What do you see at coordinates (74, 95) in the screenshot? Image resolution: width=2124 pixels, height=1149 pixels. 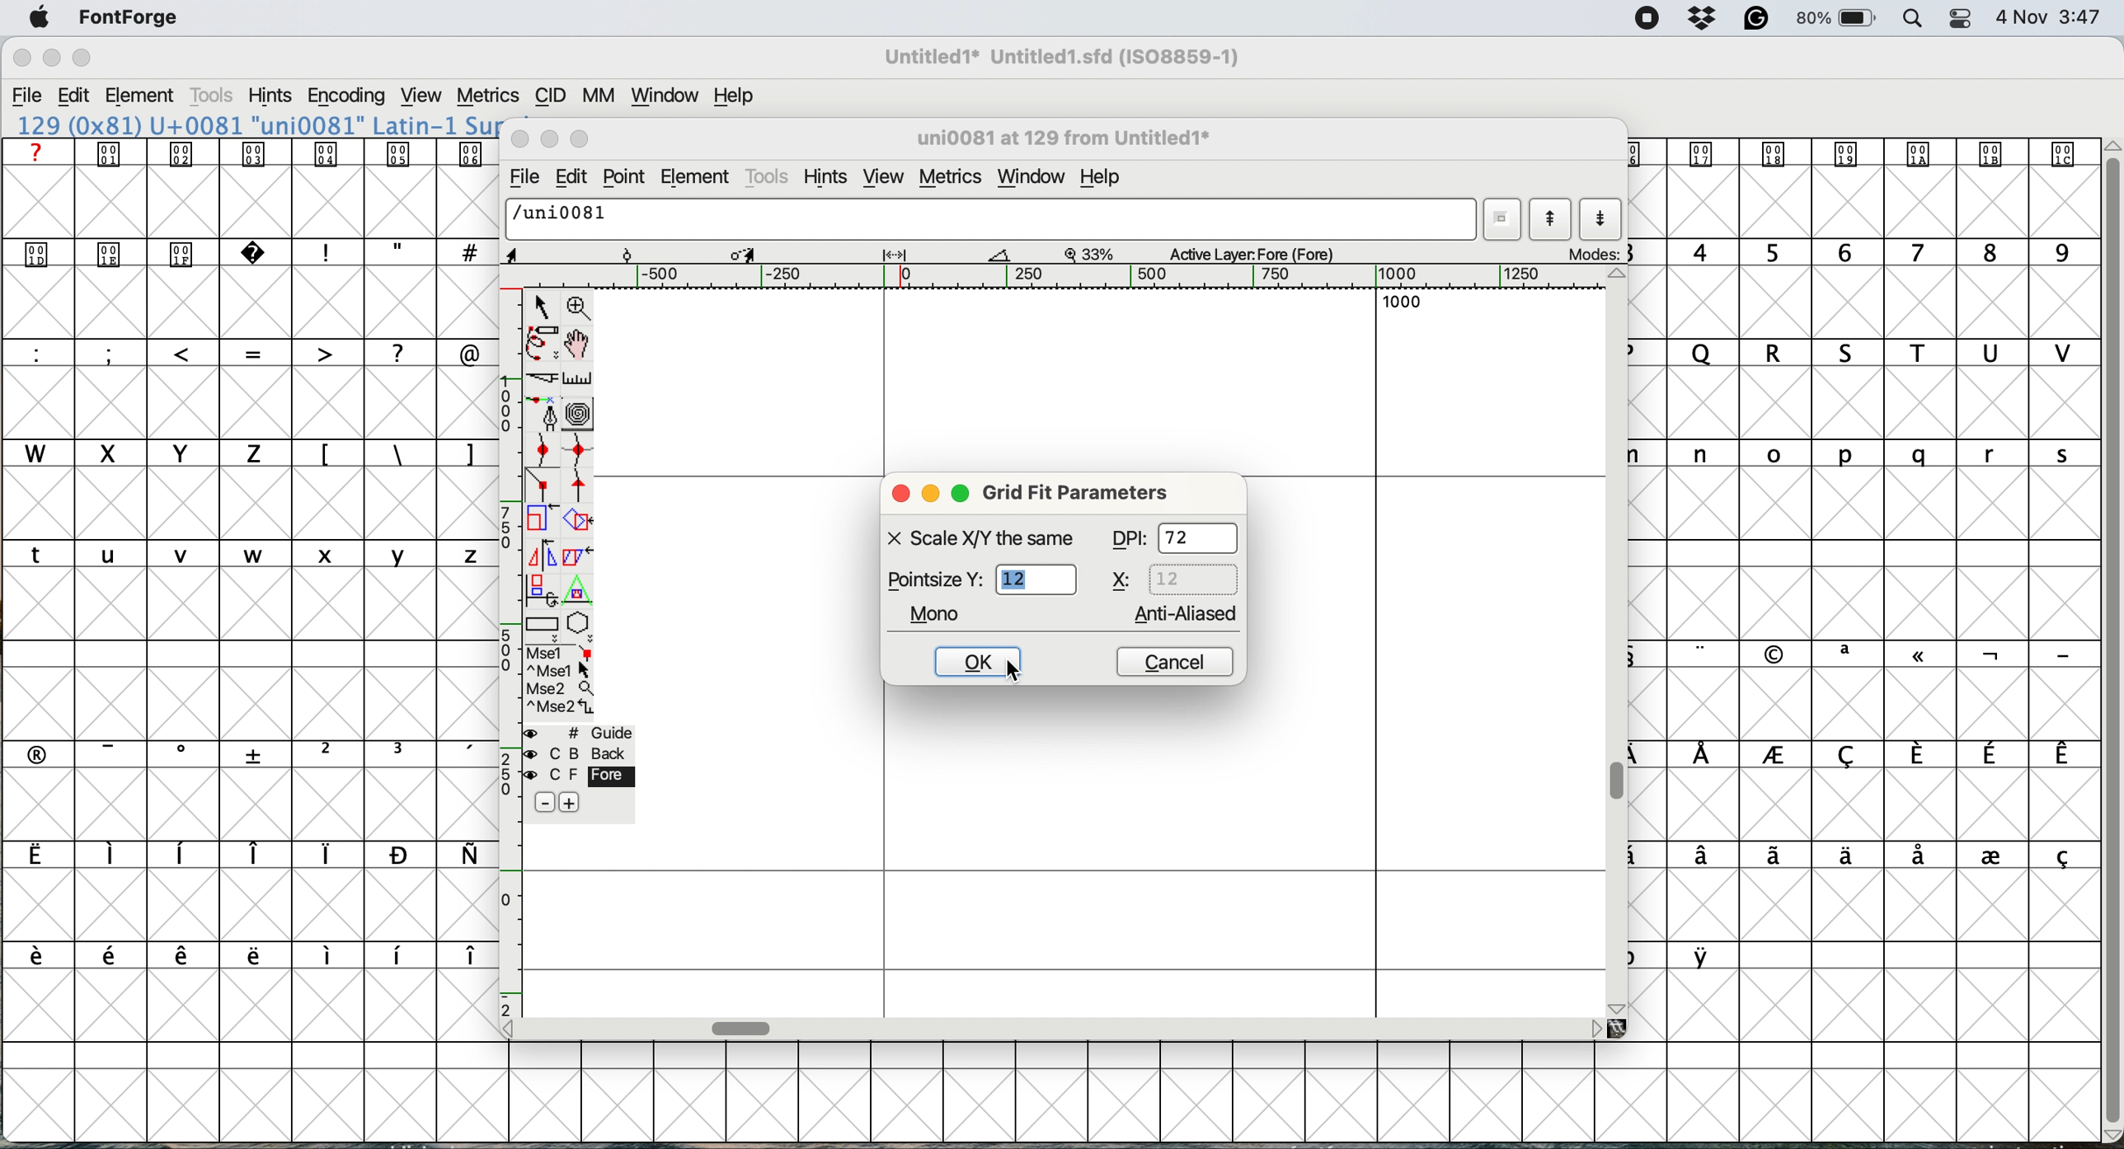 I see `Edit` at bounding box center [74, 95].